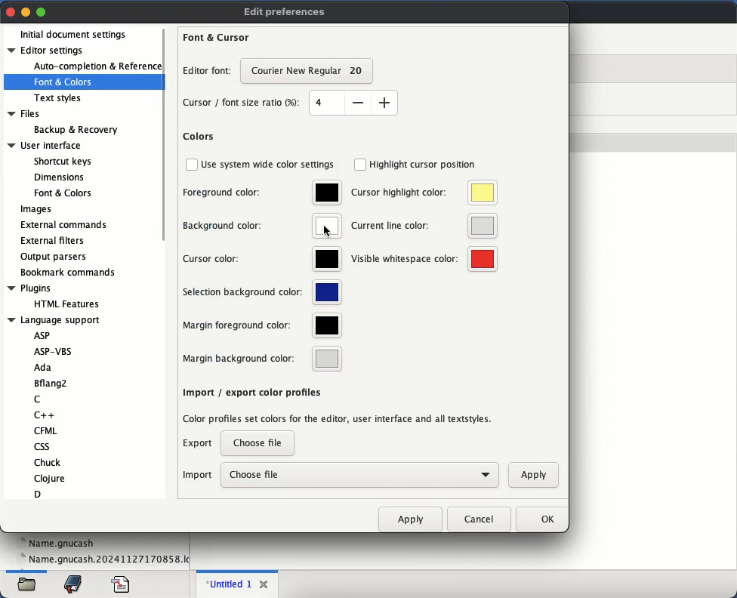 This screenshot has height=598, width=737. What do you see at coordinates (199, 137) in the screenshot?
I see `colors` at bounding box center [199, 137].